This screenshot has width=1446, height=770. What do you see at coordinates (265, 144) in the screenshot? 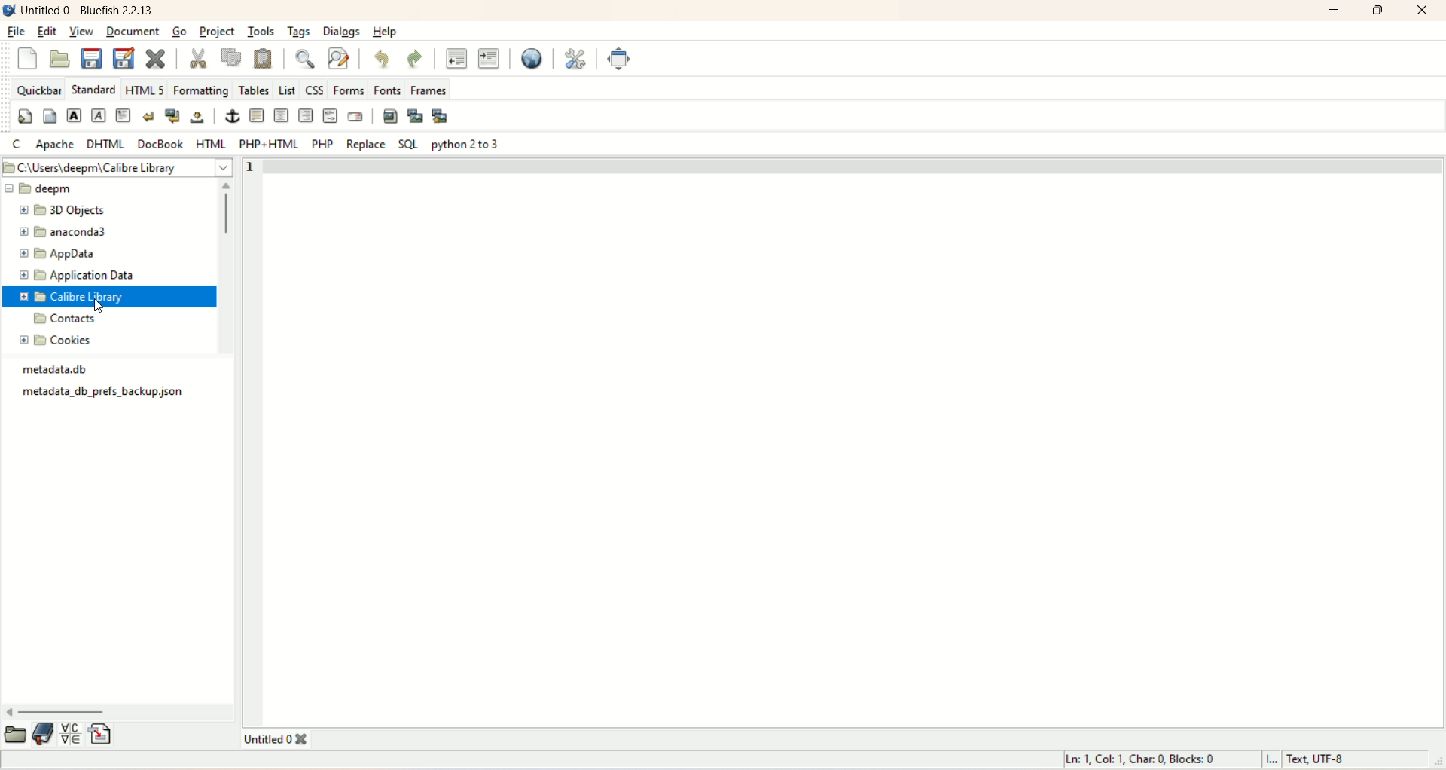
I see `PHP+HTML` at bounding box center [265, 144].